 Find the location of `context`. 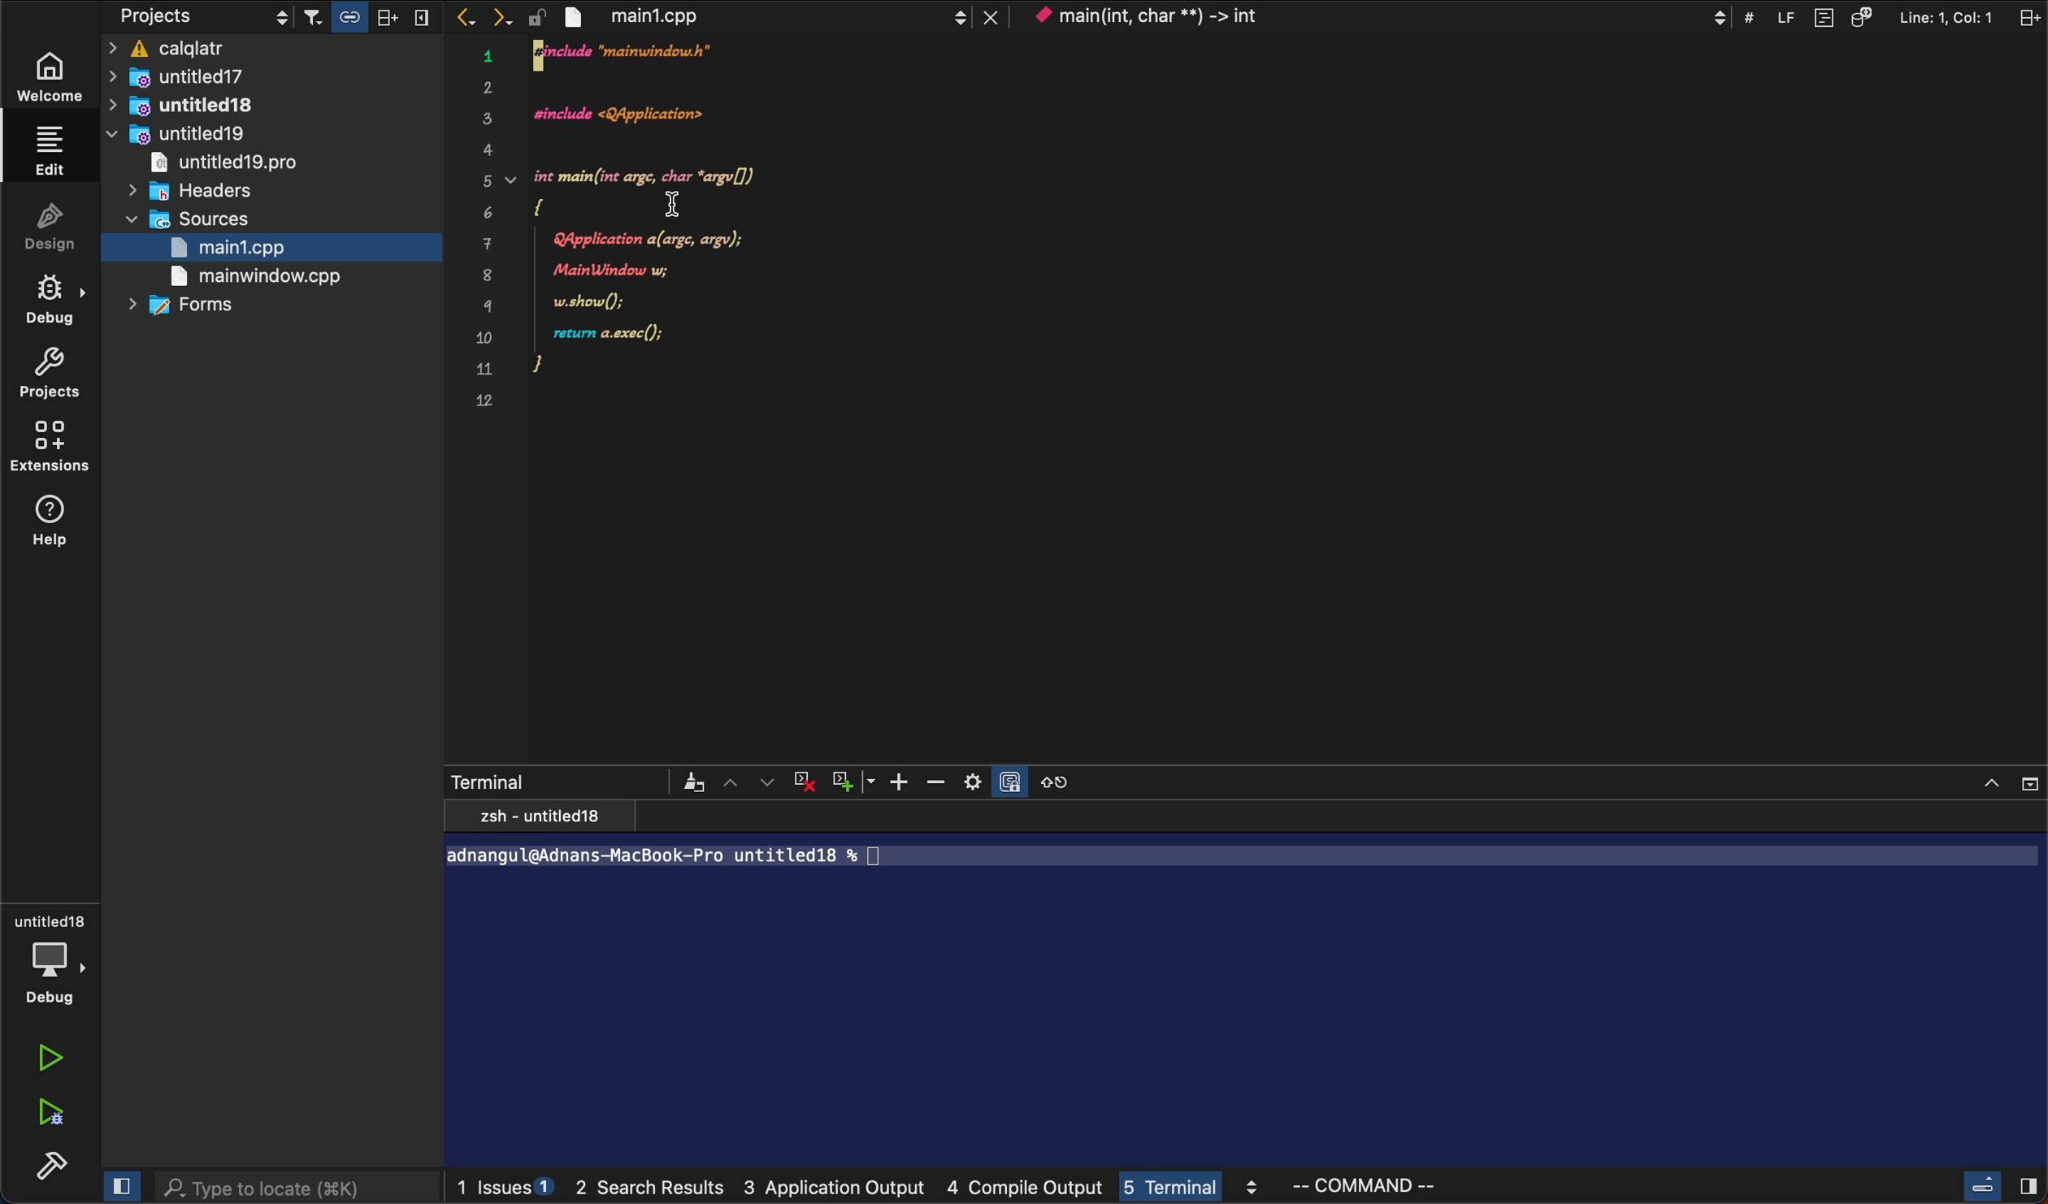

context is located at coordinates (1368, 17).